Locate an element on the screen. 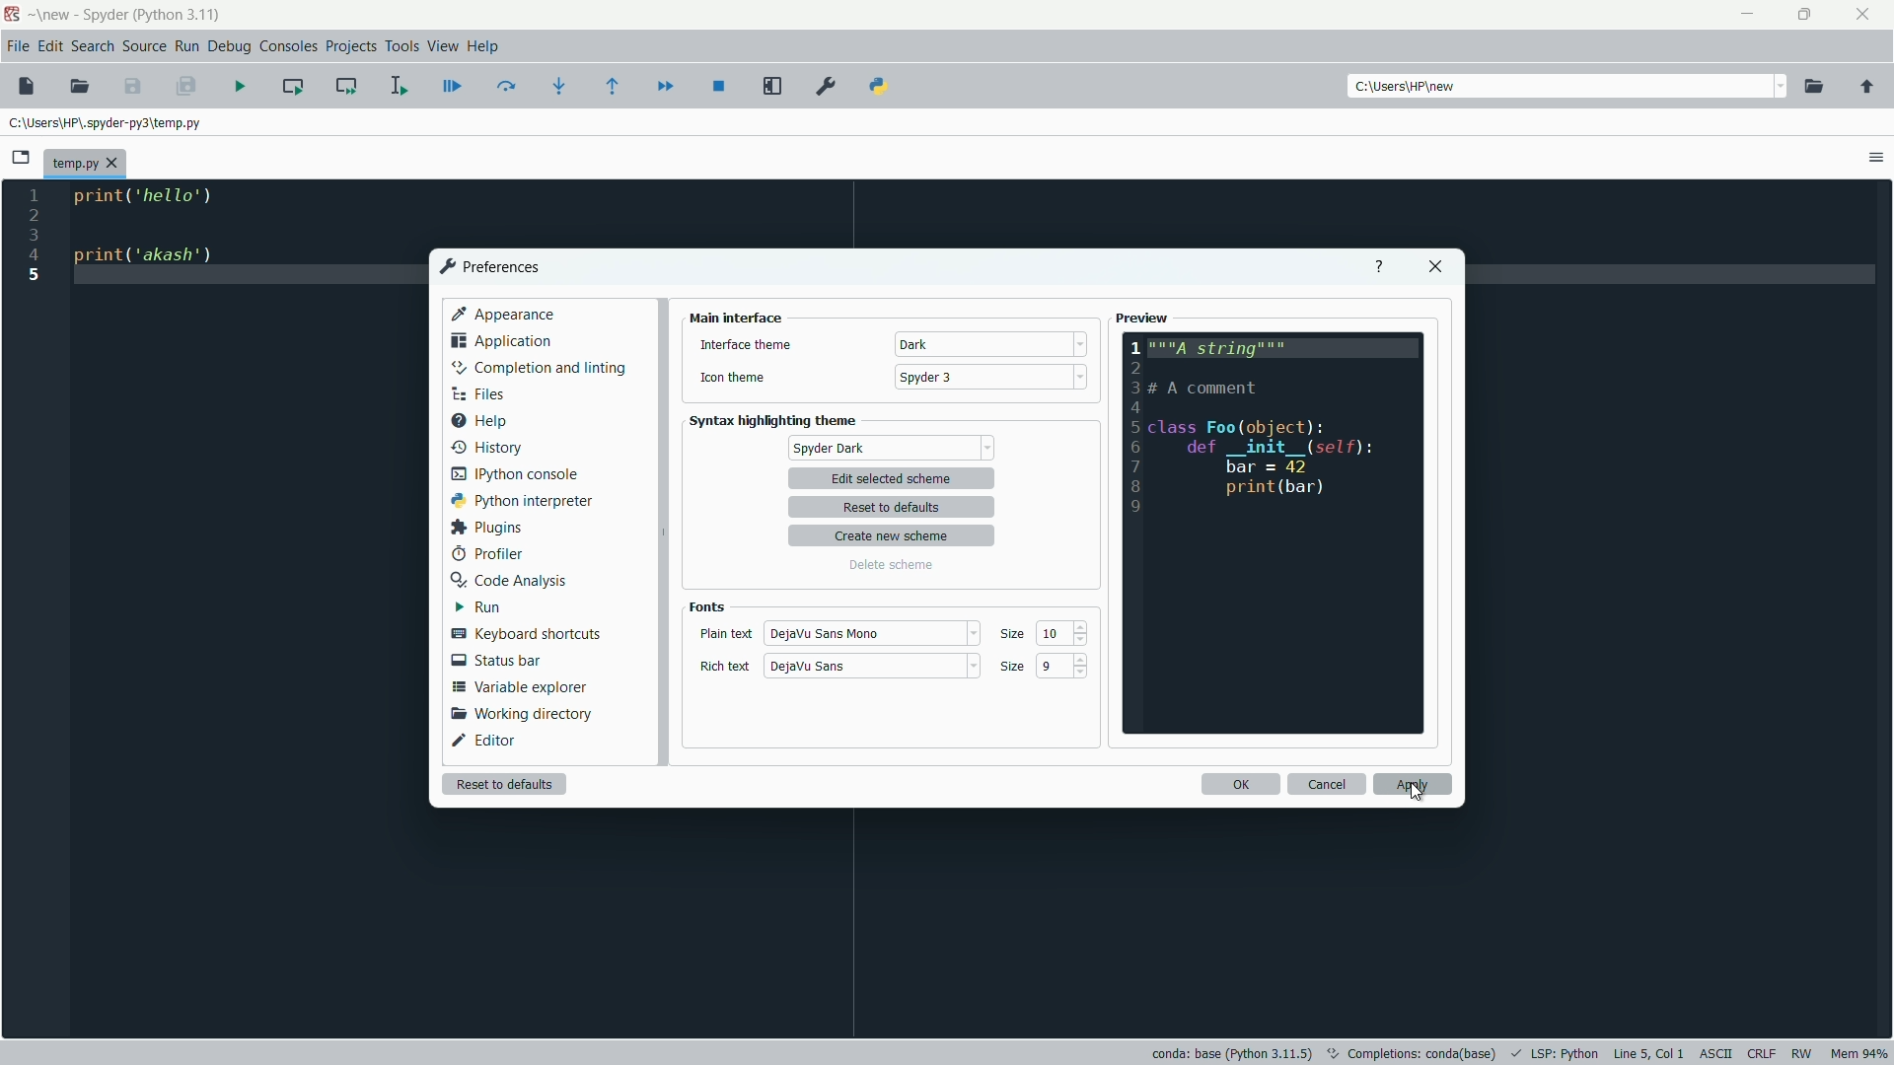  apply is located at coordinates (1414, 784).